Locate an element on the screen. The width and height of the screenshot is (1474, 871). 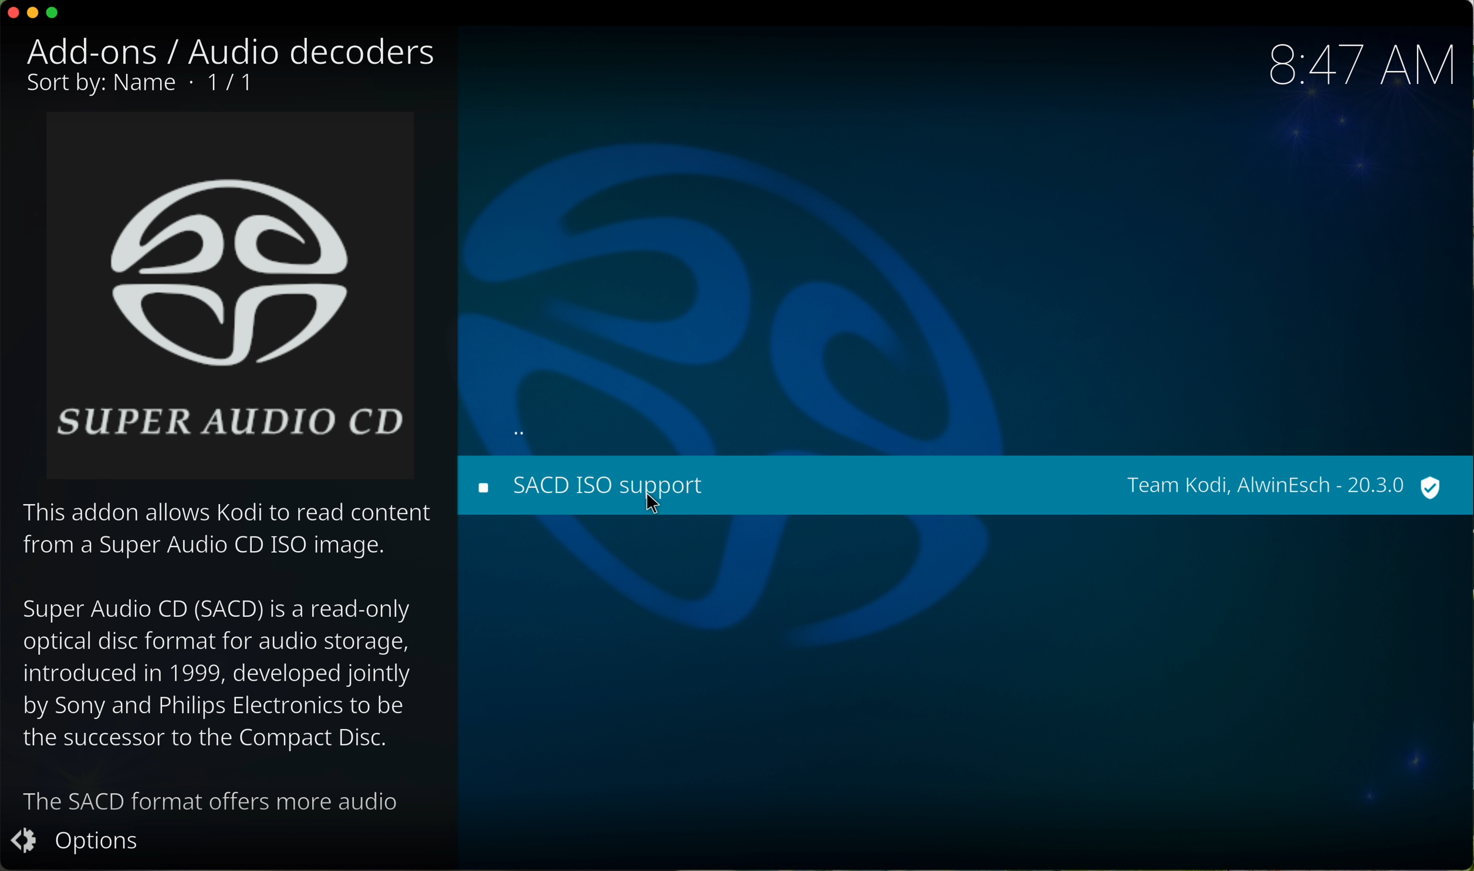
click on SACD ISO support is located at coordinates (965, 485).